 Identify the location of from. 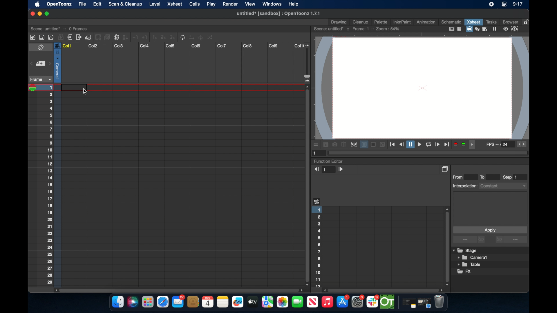
(459, 177).